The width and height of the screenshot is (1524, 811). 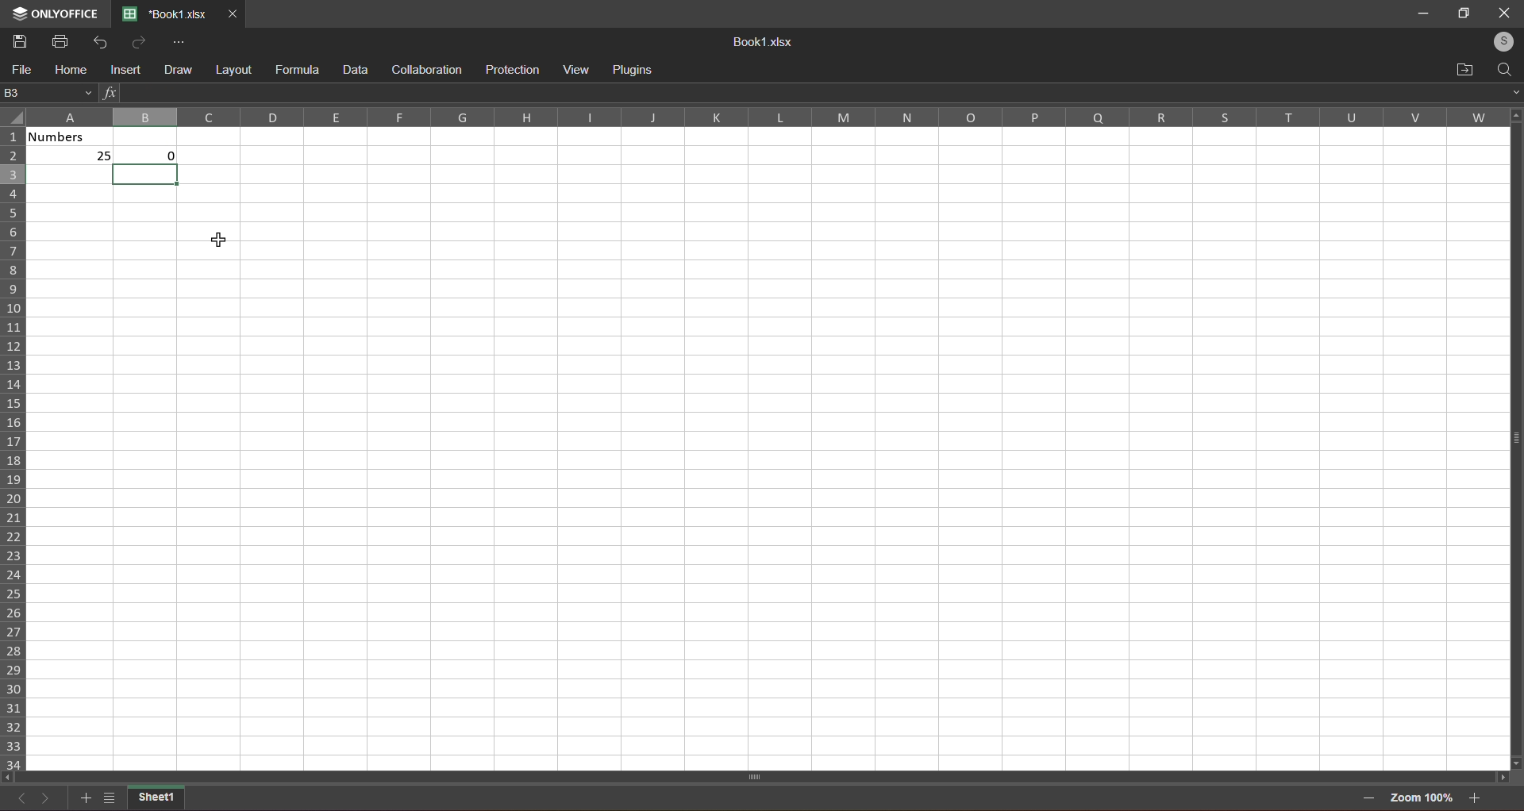 What do you see at coordinates (295, 70) in the screenshot?
I see `formula` at bounding box center [295, 70].